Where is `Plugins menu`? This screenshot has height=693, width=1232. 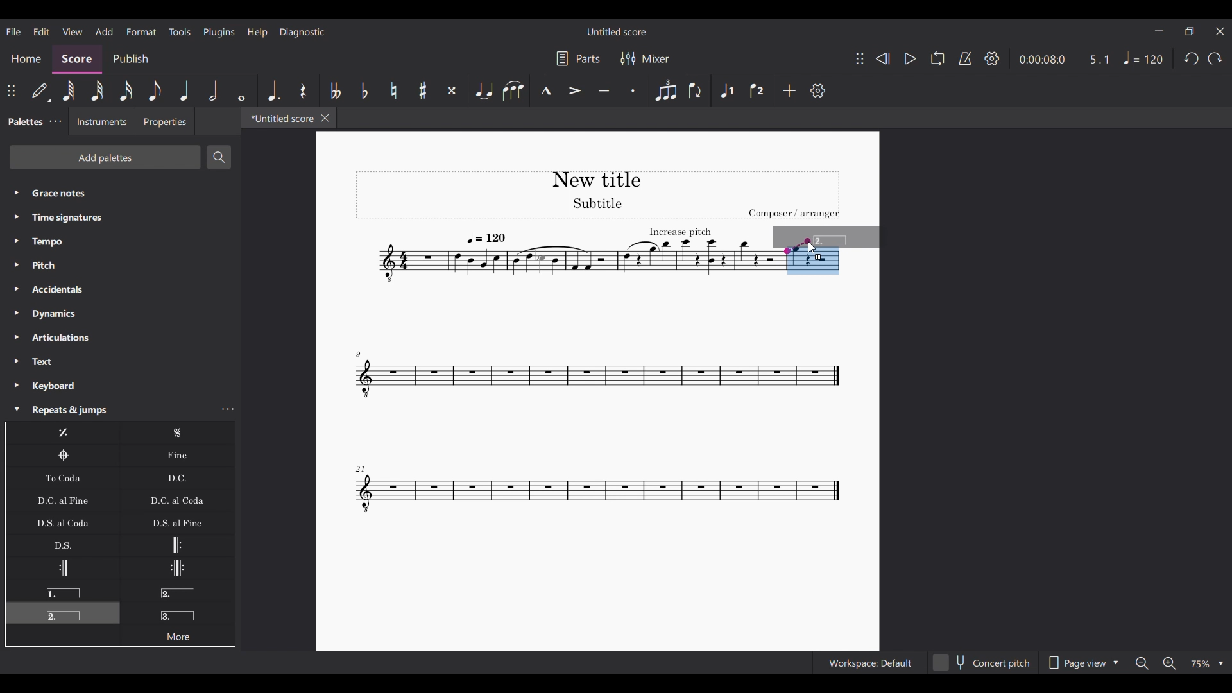
Plugins menu is located at coordinates (219, 32).